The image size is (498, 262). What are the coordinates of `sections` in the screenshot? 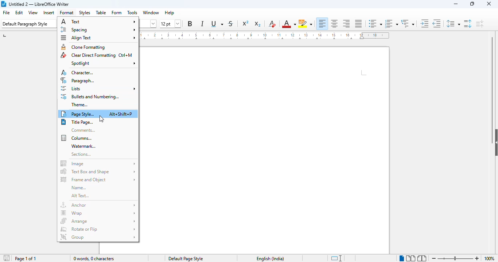 It's located at (81, 154).